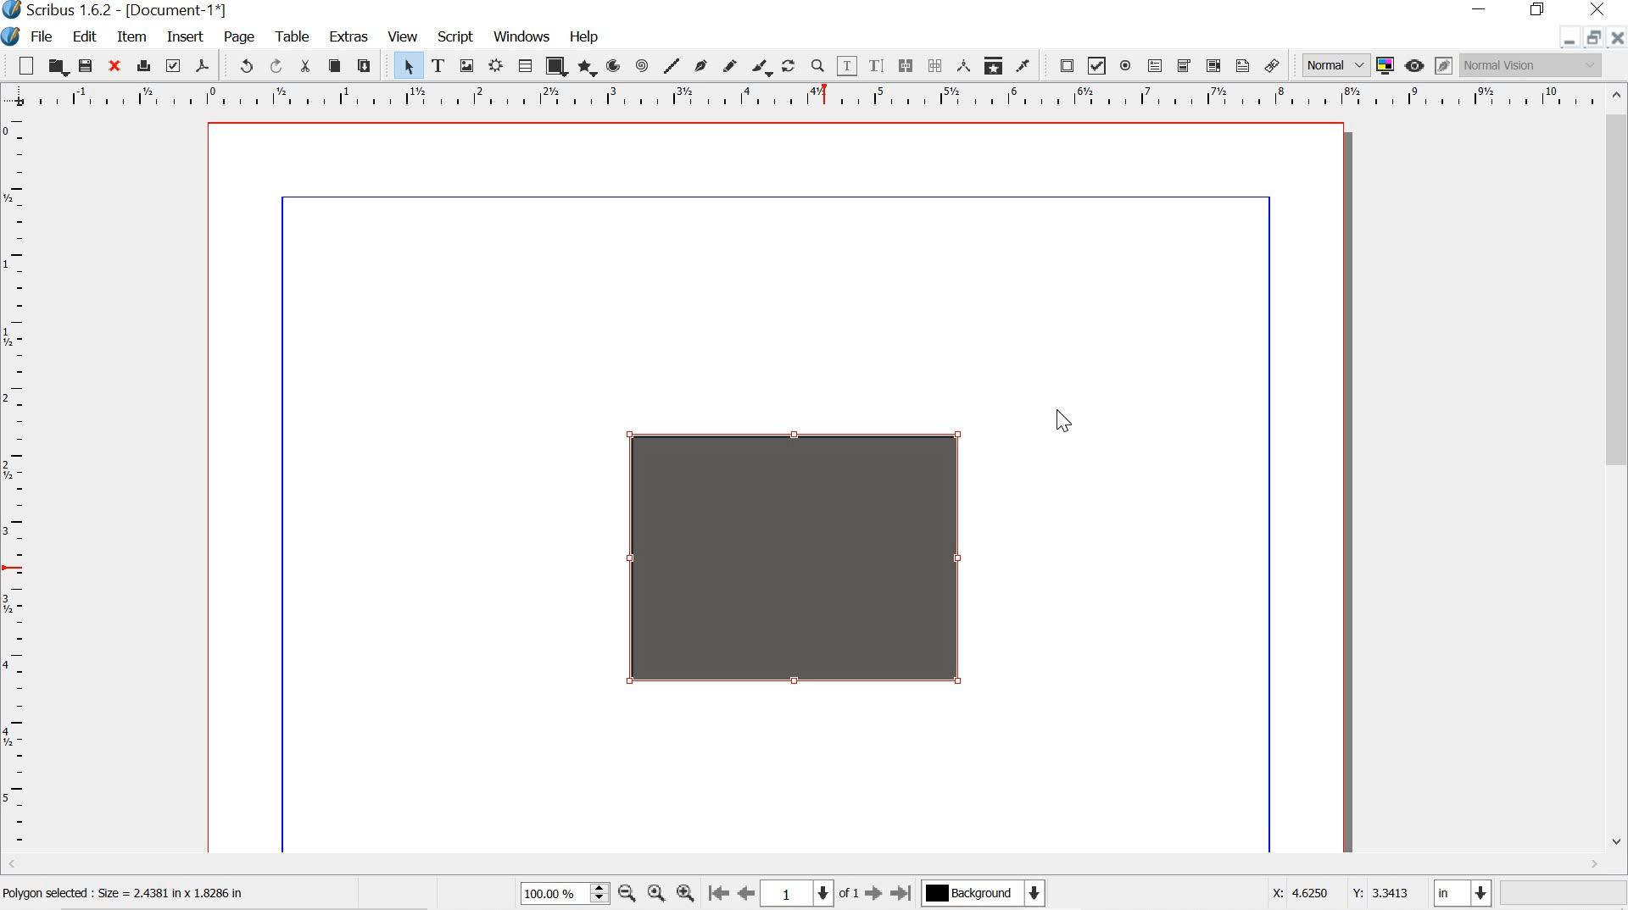  I want to click on file, so click(47, 36).